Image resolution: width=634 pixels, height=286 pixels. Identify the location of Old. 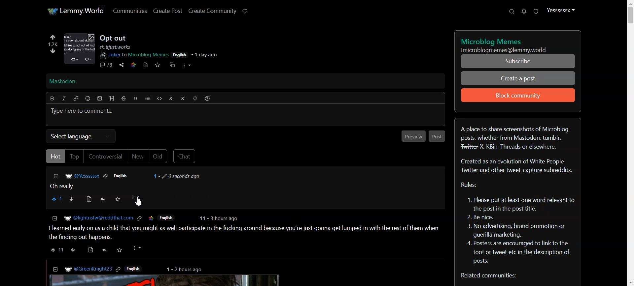
(158, 156).